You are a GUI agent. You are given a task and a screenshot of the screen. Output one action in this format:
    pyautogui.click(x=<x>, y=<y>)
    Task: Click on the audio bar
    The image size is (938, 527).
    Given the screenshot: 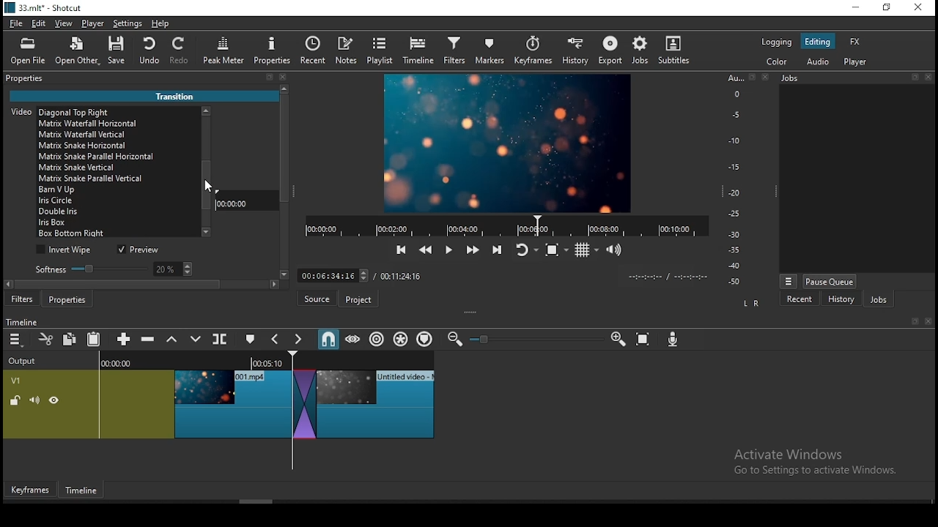 What is the action you would take?
    pyautogui.click(x=734, y=180)
    